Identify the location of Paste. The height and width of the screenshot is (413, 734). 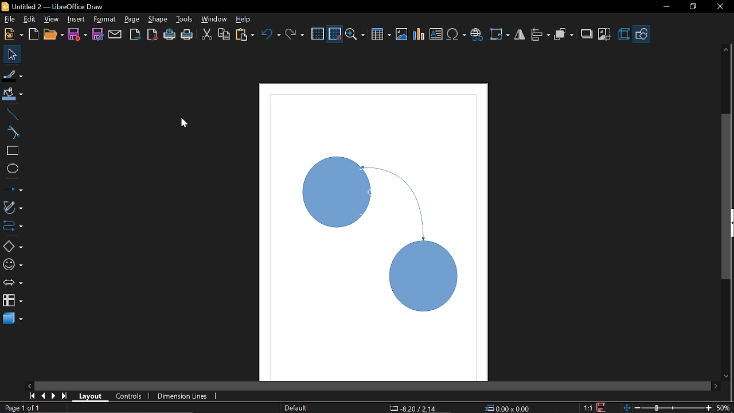
(245, 34).